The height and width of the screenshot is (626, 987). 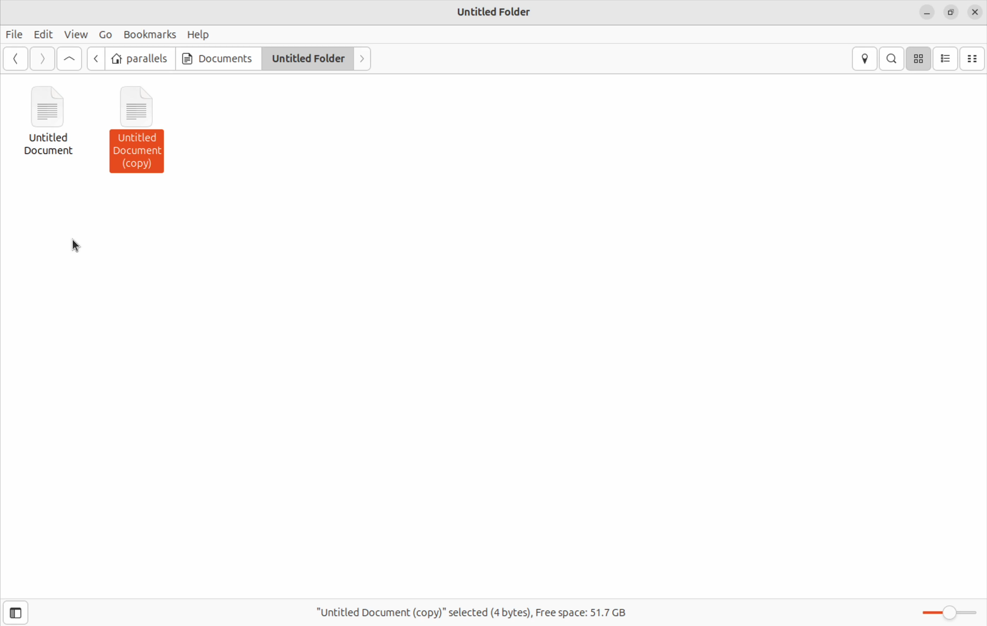 What do you see at coordinates (216, 58) in the screenshot?
I see `Documents` at bounding box center [216, 58].